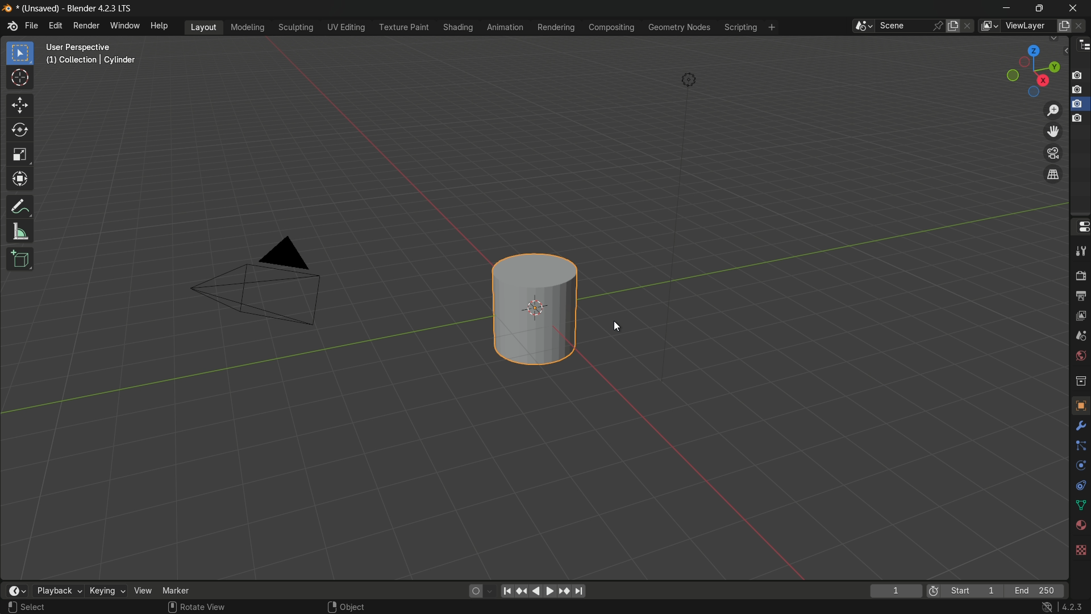 Image resolution: width=1091 pixels, height=614 pixels. I want to click on timeline, so click(15, 591).